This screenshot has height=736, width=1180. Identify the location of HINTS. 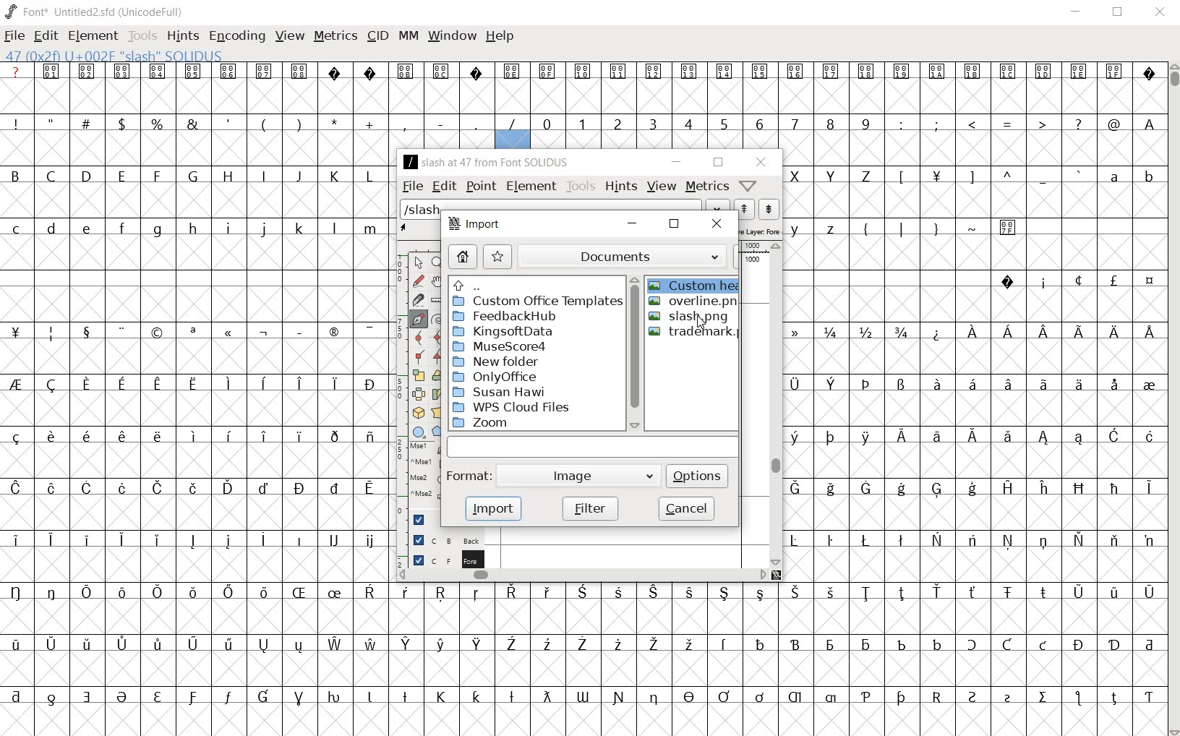
(183, 37).